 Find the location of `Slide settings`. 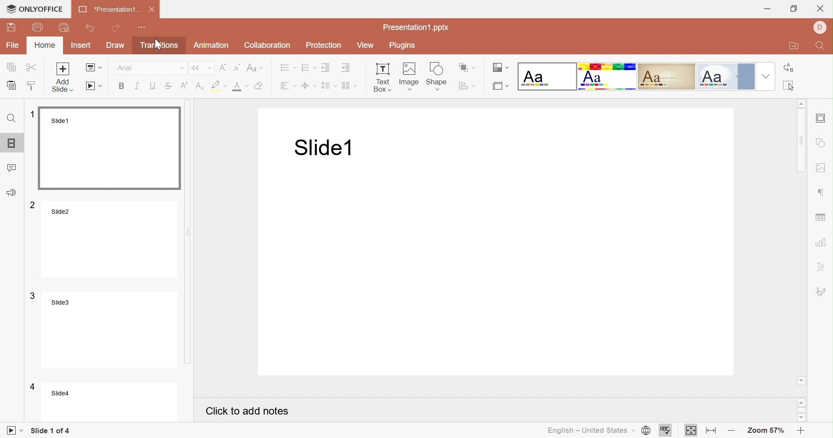

Slide settings is located at coordinates (820, 119).